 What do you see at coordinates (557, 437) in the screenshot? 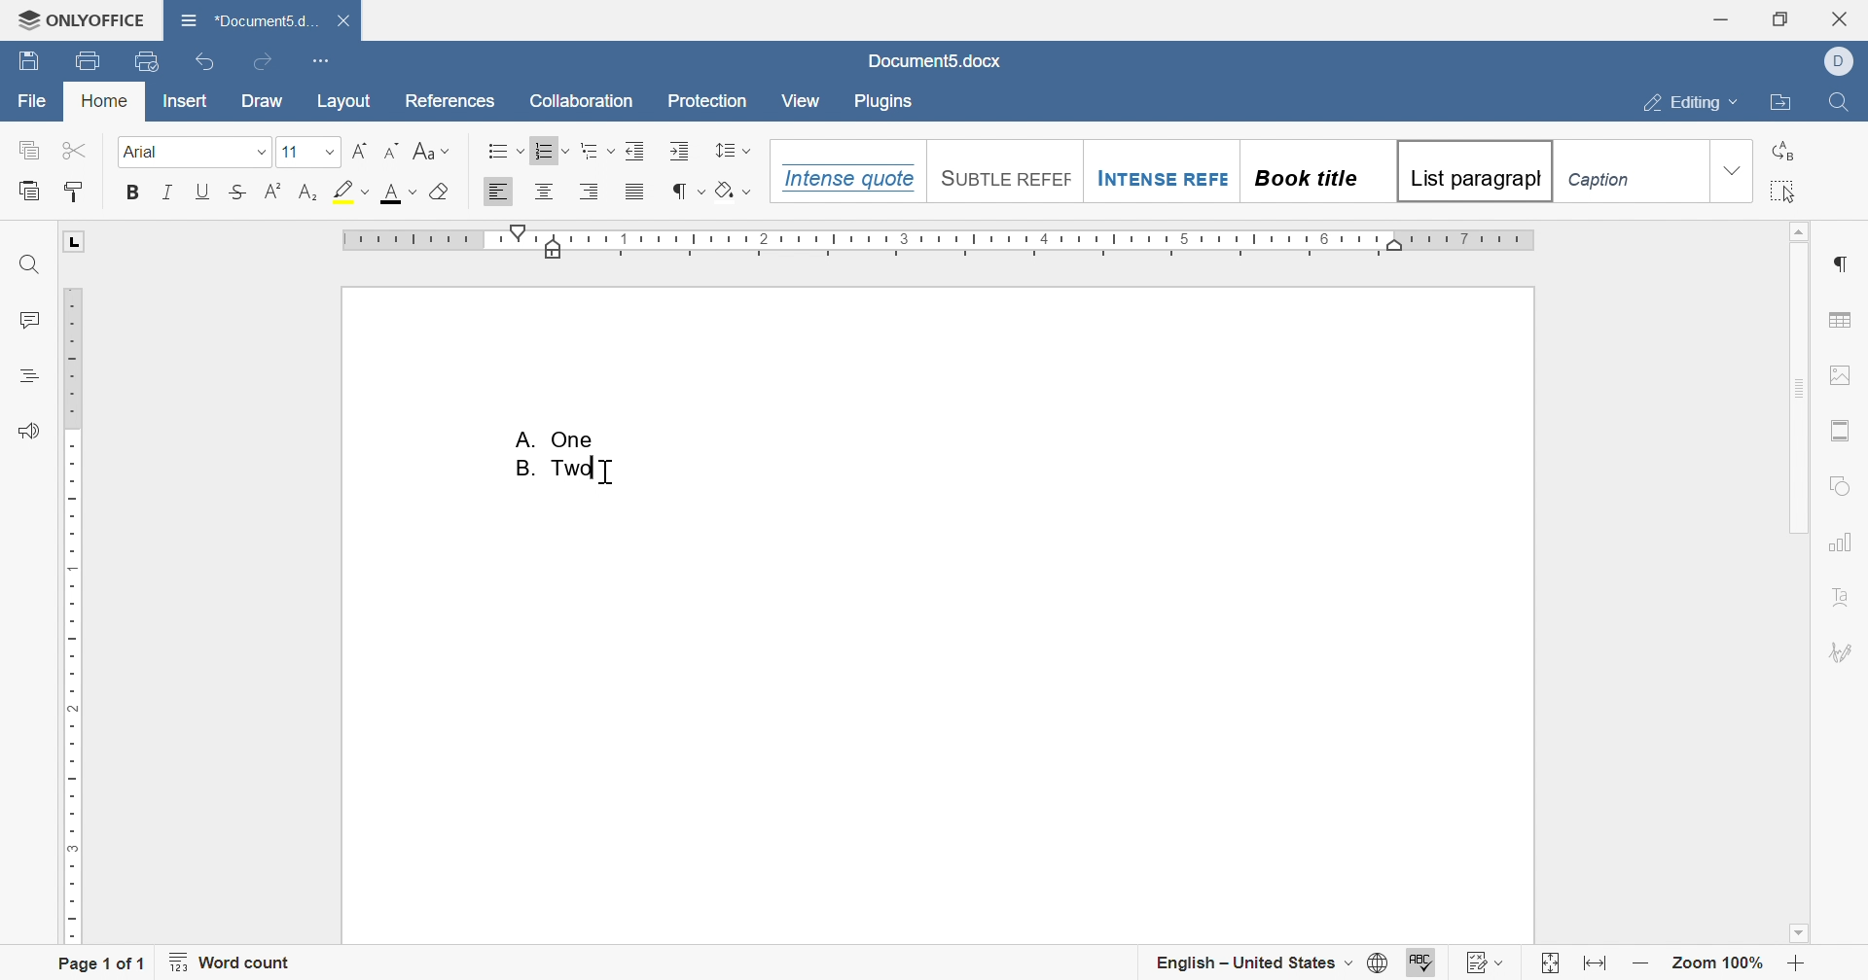
I see `A. One` at bounding box center [557, 437].